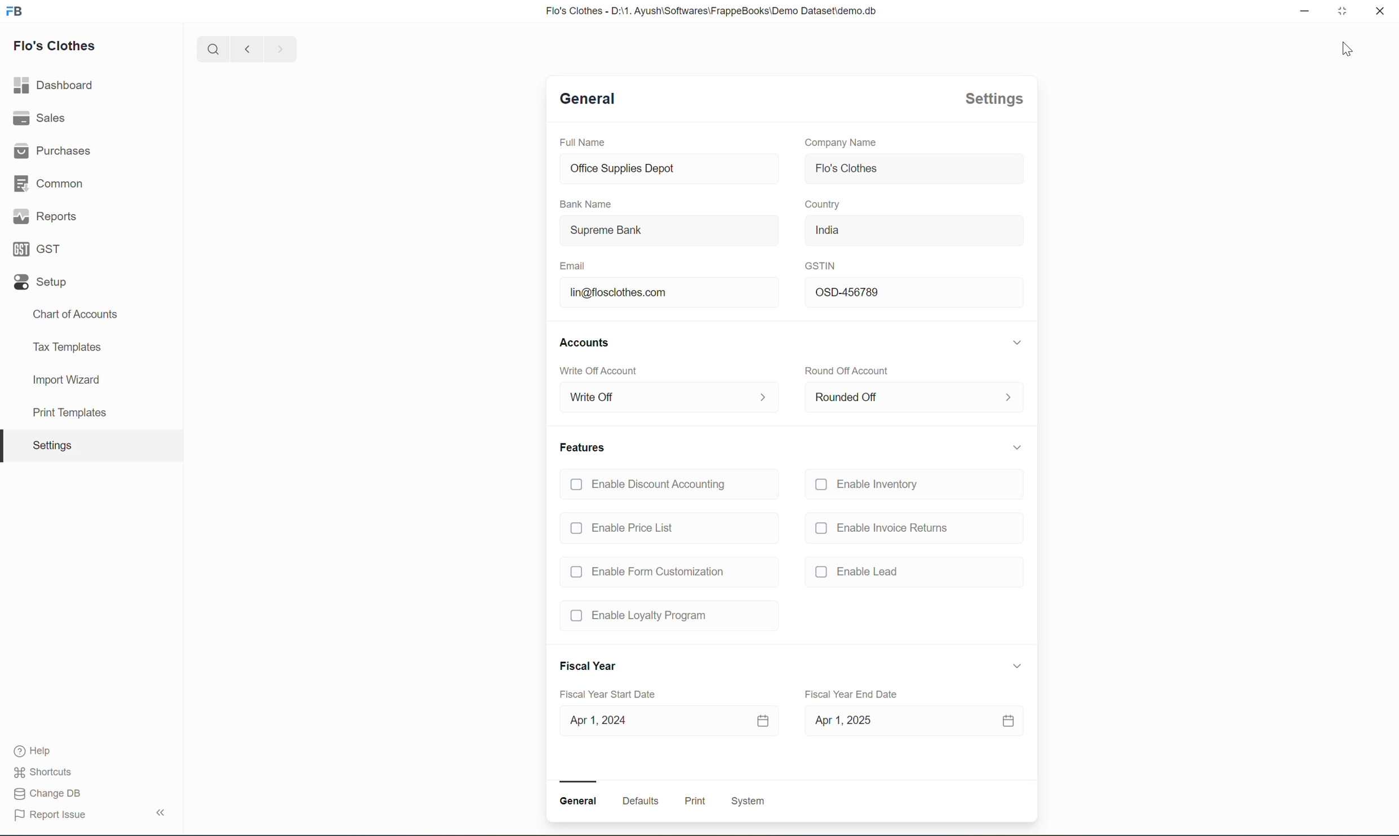  Describe the element at coordinates (1305, 11) in the screenshot. I see `minimize` at that location.